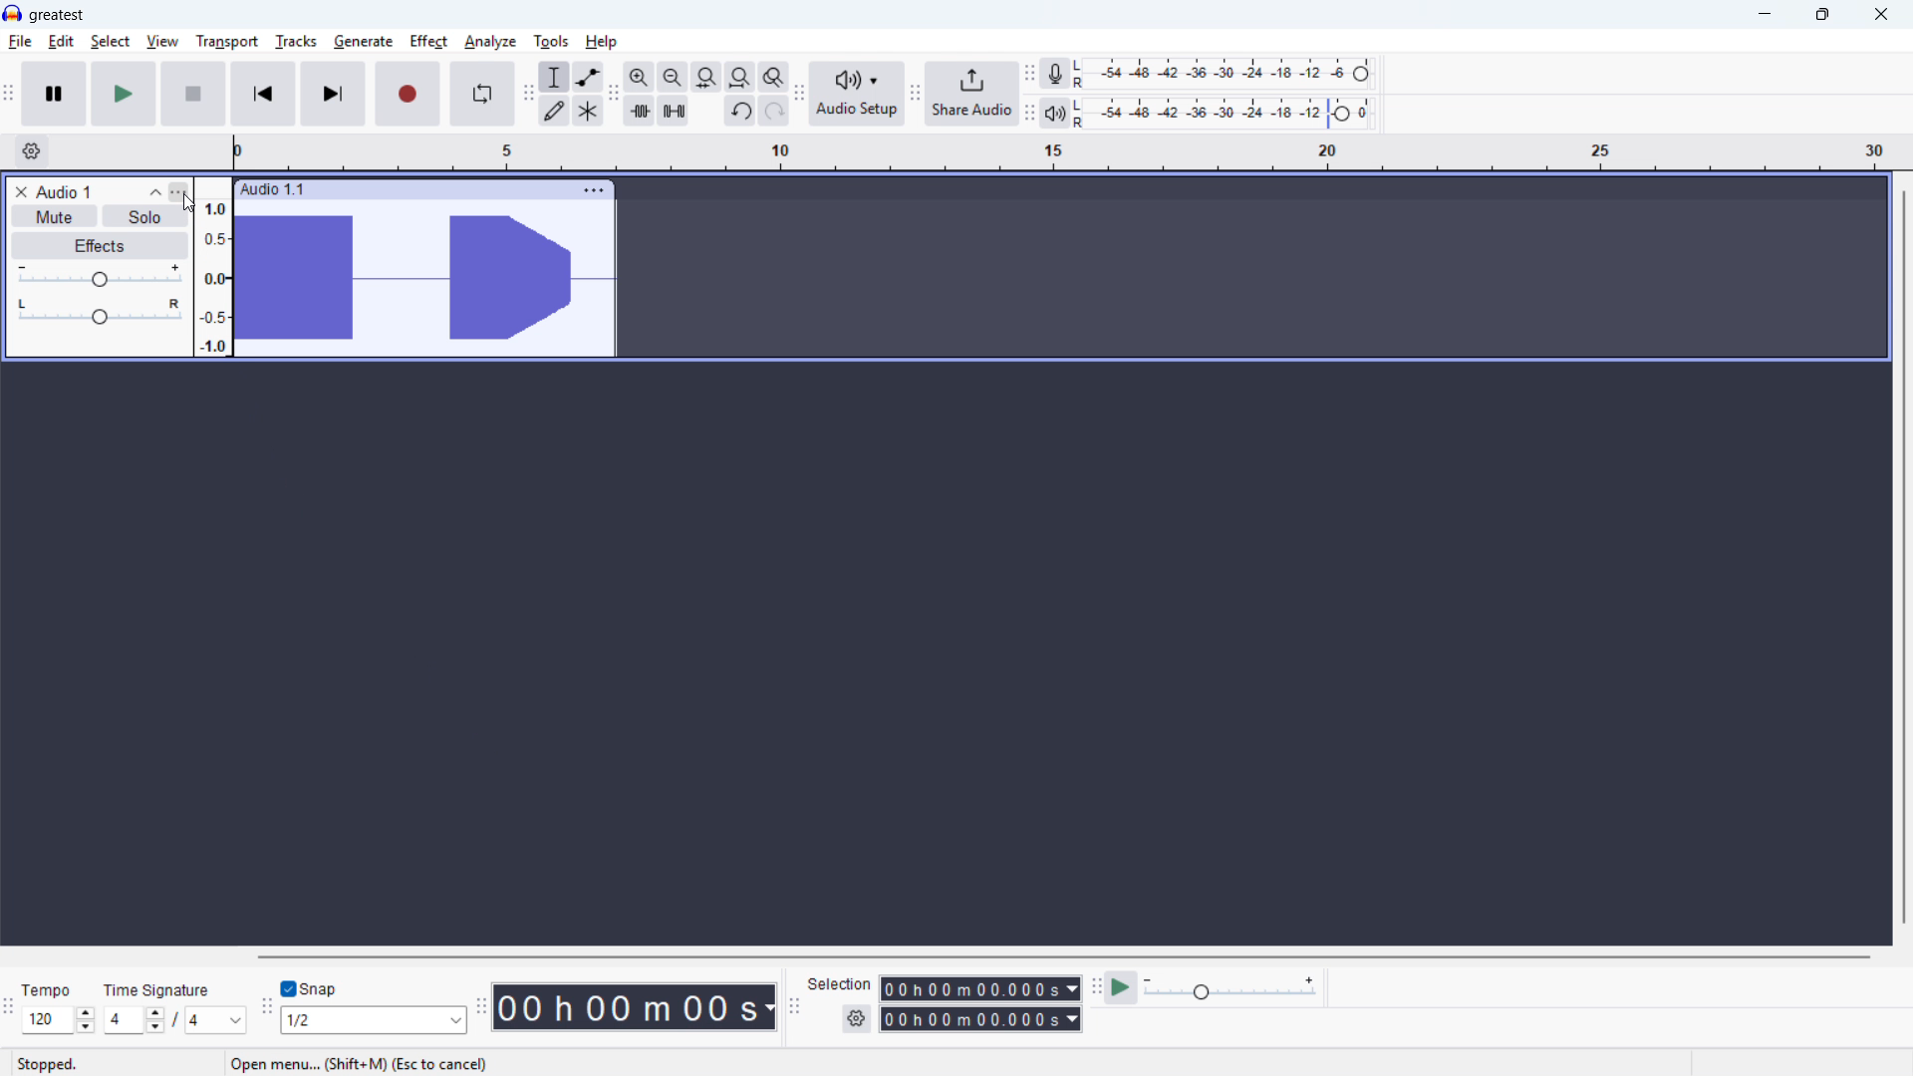 The width and height of the screenshot is (1913, 1076). Describe the element at coordinates (489, 43) in the screenshot. I see `Analyse ` at that location.